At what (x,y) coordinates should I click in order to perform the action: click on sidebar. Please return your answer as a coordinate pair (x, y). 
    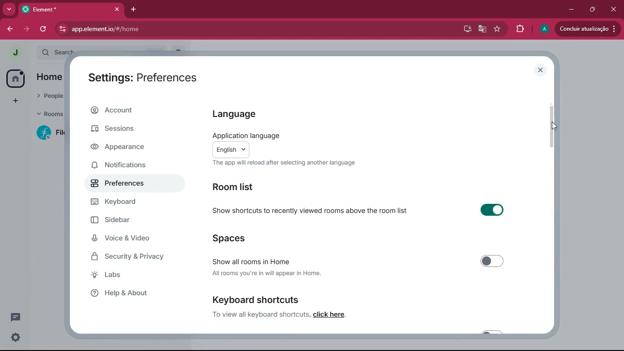
    Looking at the image, I should click on (126, 221).